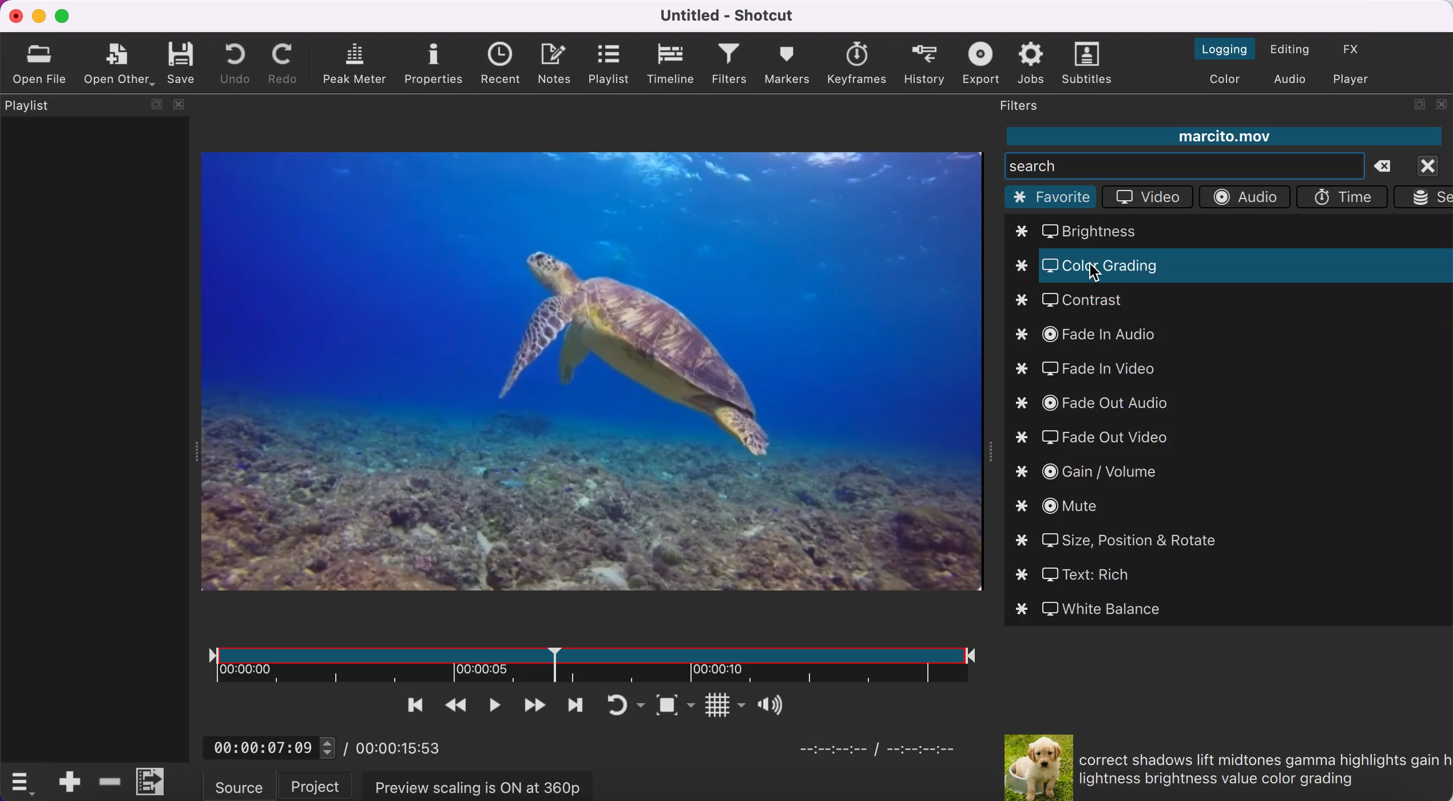  What do you see at coordinates (37, 63) in the screenshot?
I see `open file` at bounding box center [37, 63].